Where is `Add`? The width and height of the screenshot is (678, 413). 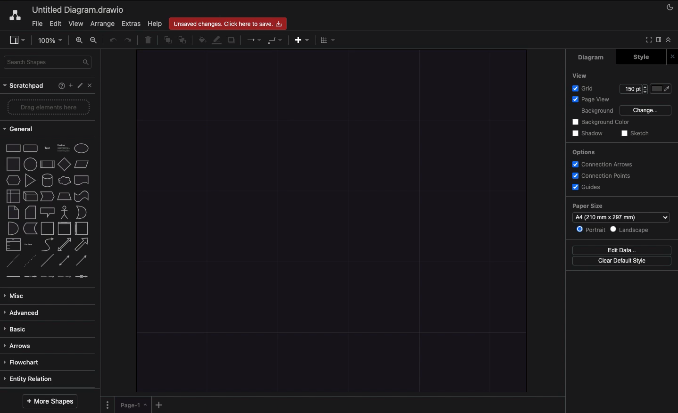
Add is located at coordinates (69, 85).